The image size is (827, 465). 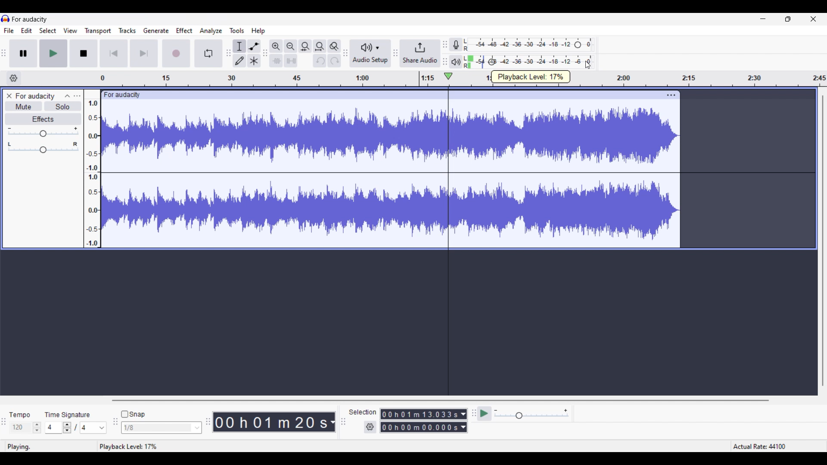 What do you see at coordinates (9, 96) in the screenshot?
I see `Close track` at bounding box center [9, 96].